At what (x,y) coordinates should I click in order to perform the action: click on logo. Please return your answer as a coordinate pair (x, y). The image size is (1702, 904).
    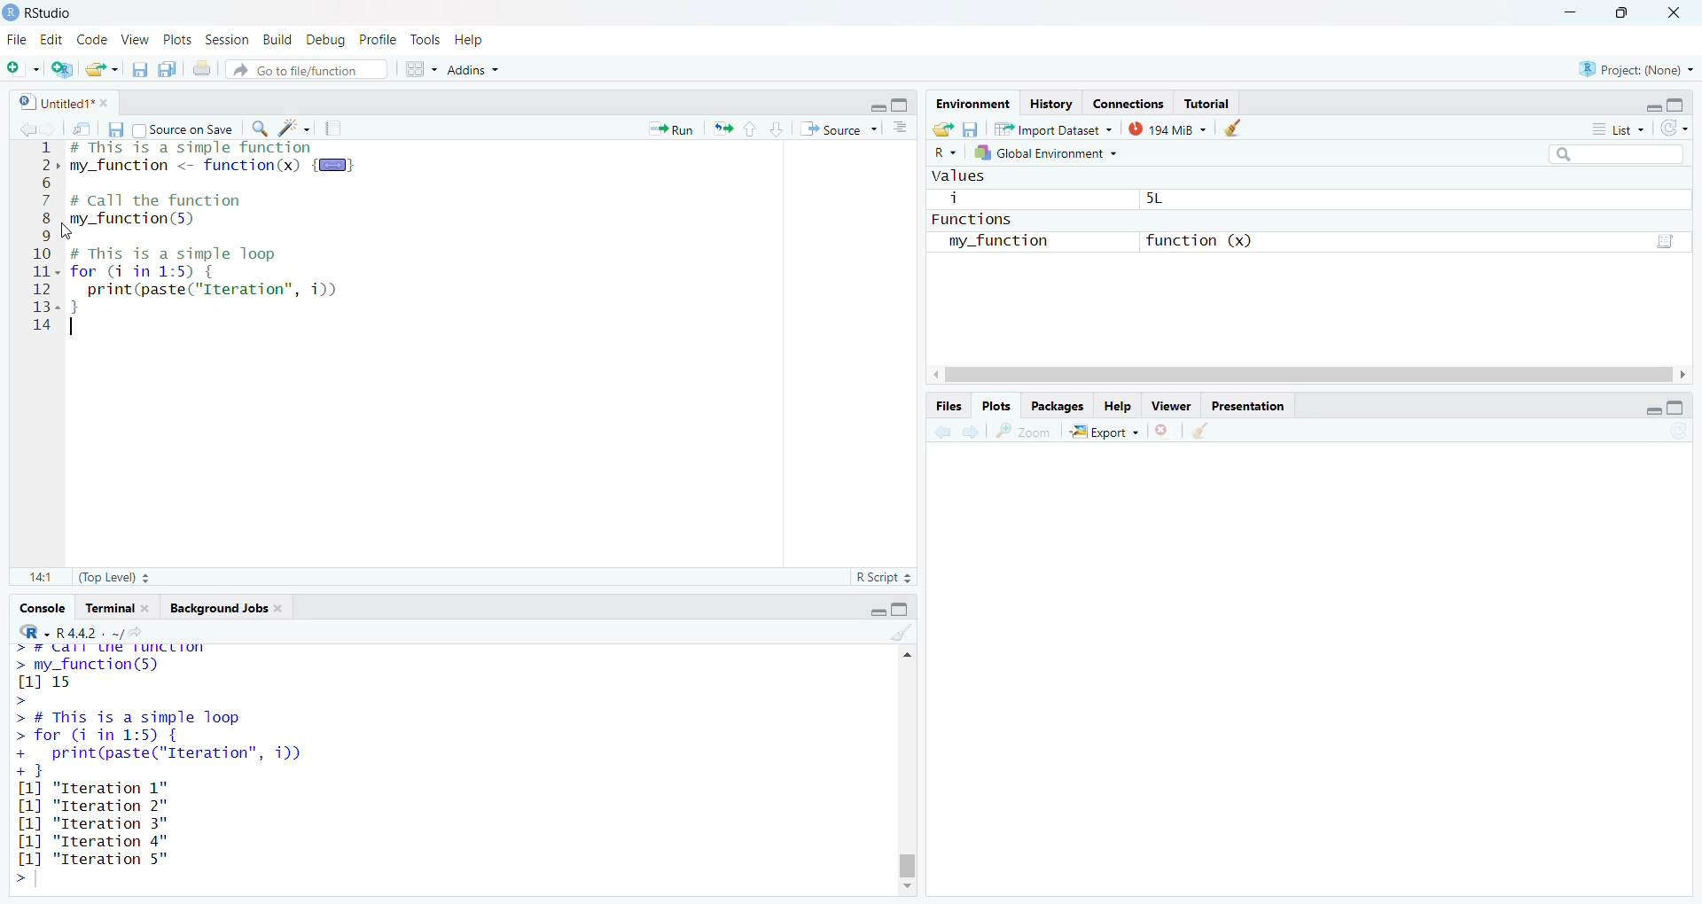
    Looking at the image, I should click on (11, 12).